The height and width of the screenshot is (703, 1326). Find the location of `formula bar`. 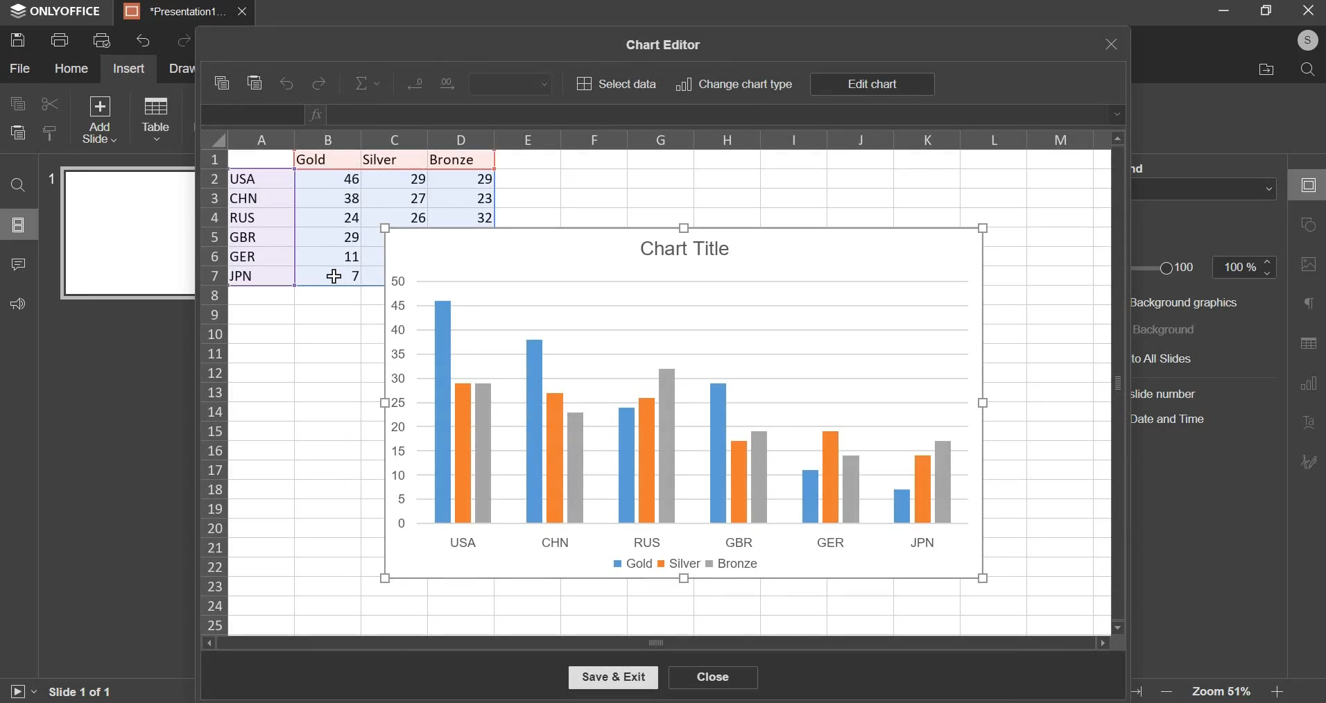

formula bar is located at coordinates (716, 114).